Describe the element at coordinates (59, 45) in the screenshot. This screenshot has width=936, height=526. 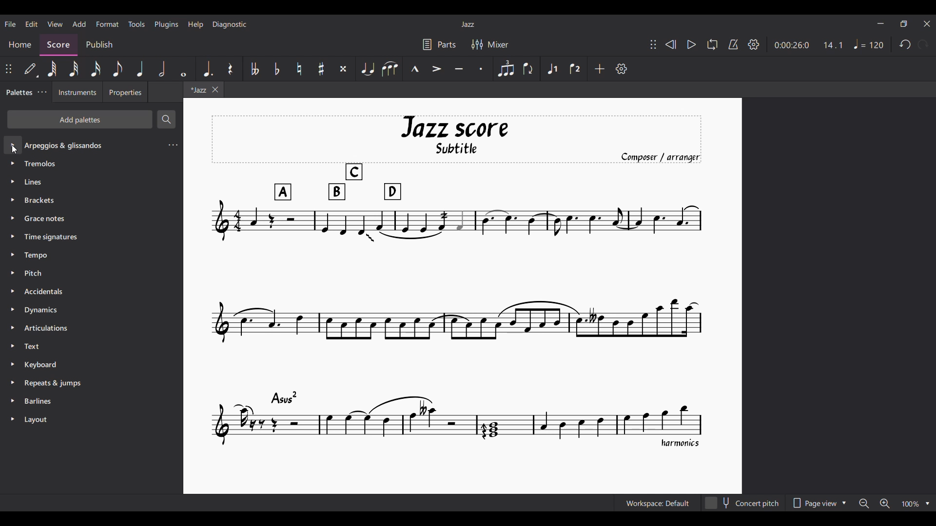
I see `Score, current section highlighted` at that location.